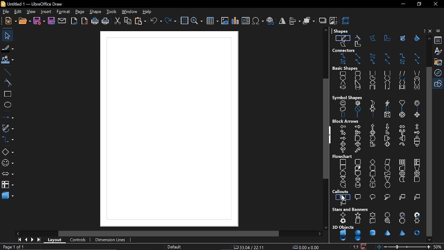 The height and width of the screenshot is (250, 444). I want to click on file, so click(6, 11).